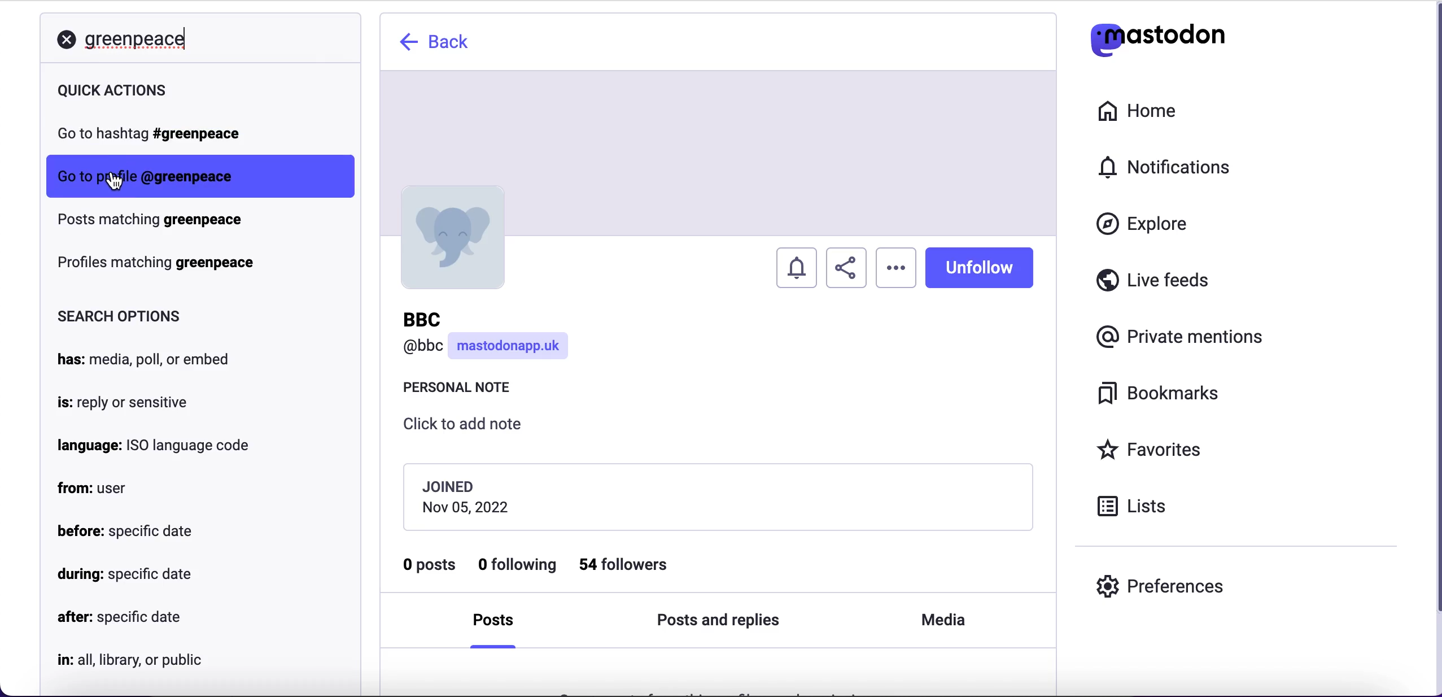  Describe the element at coordinates (1434, 348) in the screenshot. I see `scroll bar` at that location.